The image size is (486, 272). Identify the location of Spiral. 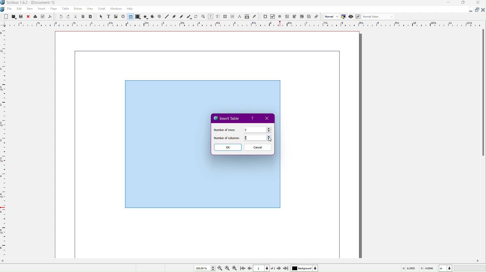
(160, 17).